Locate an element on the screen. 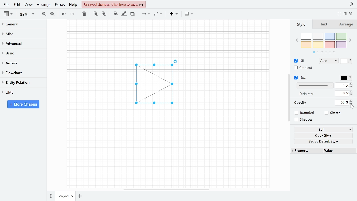  General is located at coordinates (21, 25).